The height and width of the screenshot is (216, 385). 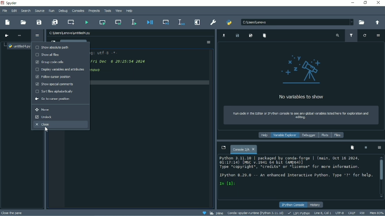 What do you see at coordinates (303, 70) in the screenshot?
I see `logo` at bounding box center [303, 70].